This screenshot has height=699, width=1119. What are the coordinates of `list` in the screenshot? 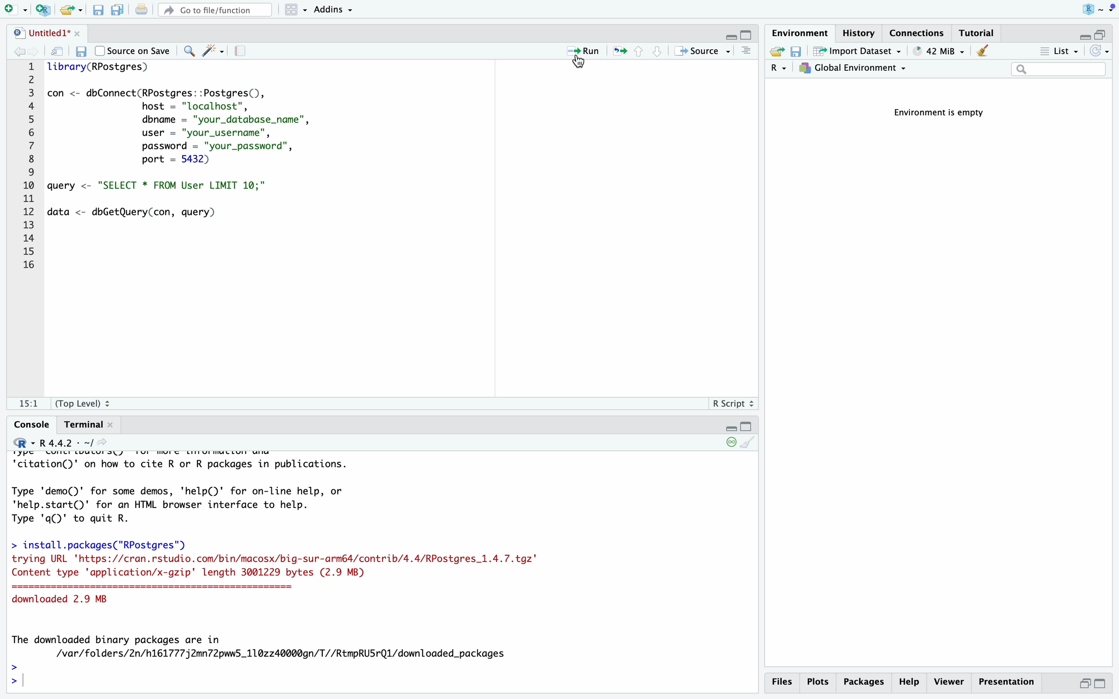 It's located at (1058, 52).